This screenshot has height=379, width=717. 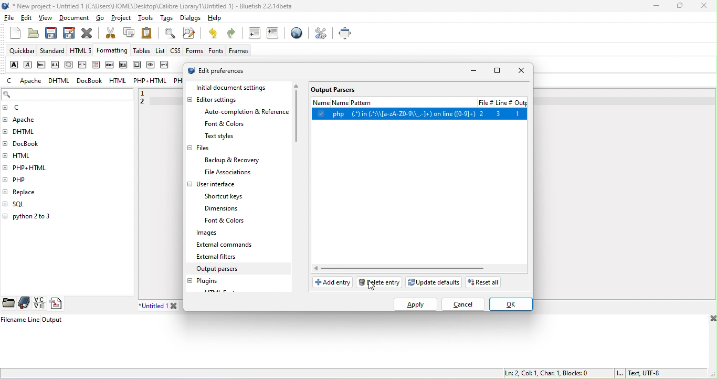 I want to click on images, so click(x=202, y=234).